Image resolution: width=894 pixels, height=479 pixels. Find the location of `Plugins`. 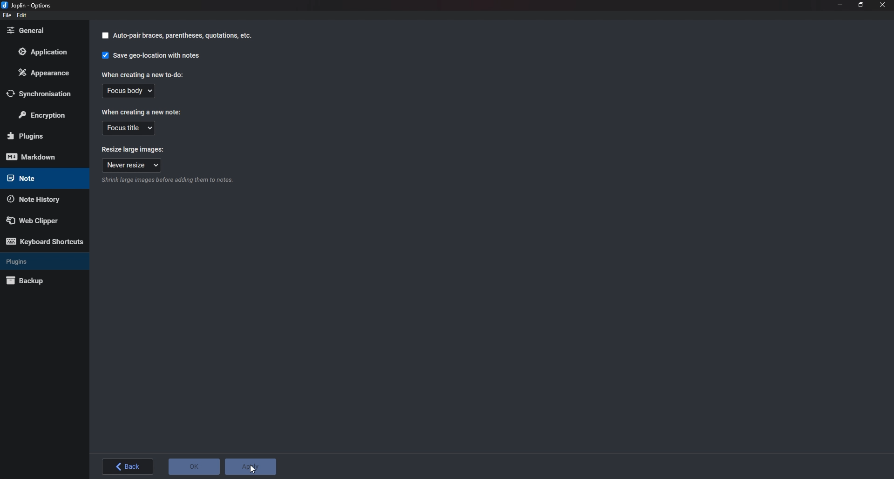

Plugins is located at coordinates (42, 262).